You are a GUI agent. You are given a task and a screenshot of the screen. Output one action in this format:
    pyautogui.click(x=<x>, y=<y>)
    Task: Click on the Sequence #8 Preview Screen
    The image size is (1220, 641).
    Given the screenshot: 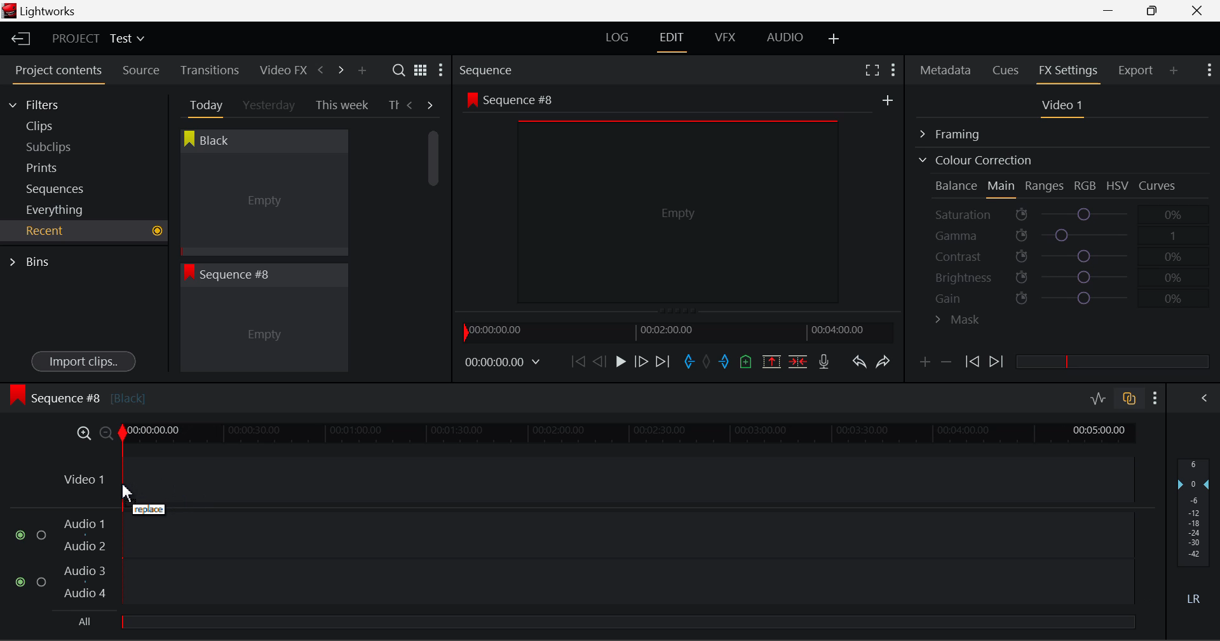 What is the action you would take?
    pyautogui.click(x=679, y=201)
    